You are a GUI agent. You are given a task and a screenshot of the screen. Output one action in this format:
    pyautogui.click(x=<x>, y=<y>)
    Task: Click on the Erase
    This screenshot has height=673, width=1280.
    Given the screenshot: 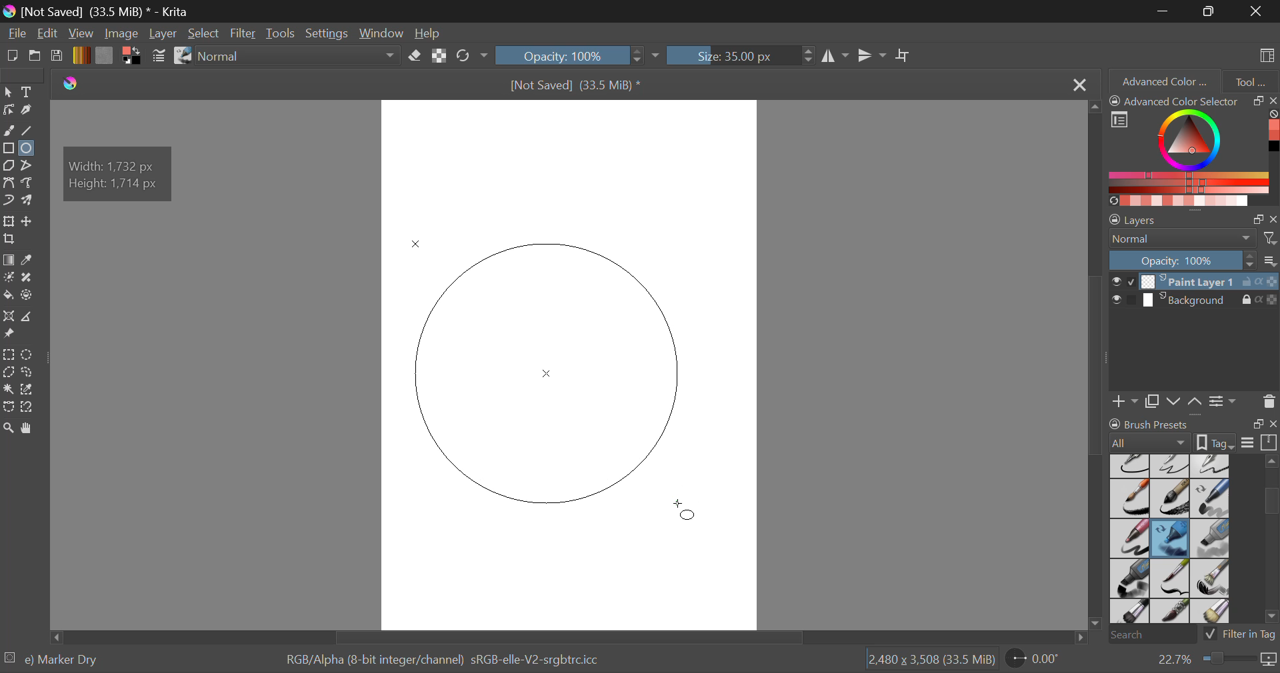 What is the action you would take?
    pyautogui.click(x=417, y=58)
    